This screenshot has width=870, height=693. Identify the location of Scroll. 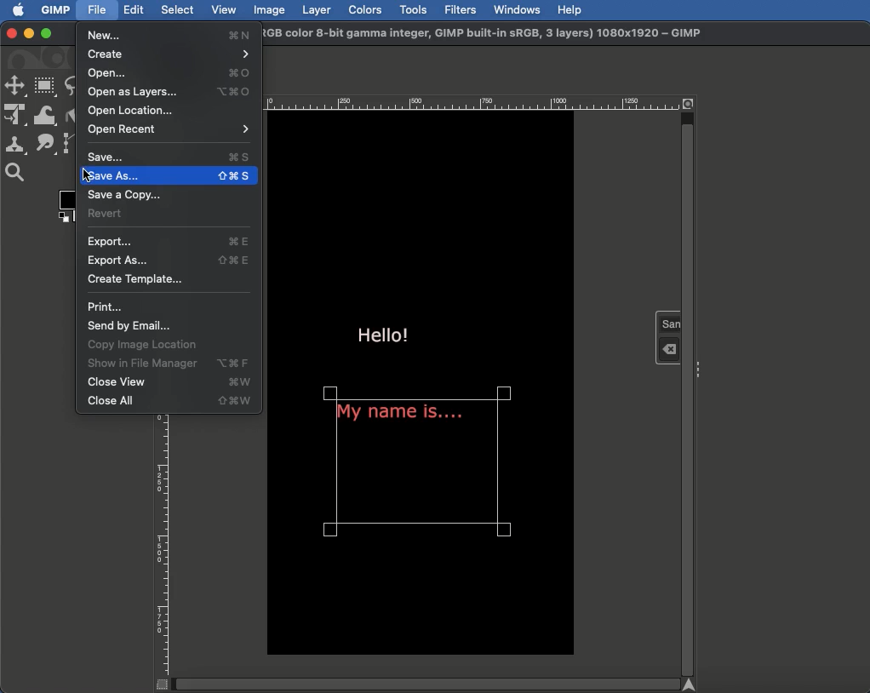
(687, 386).